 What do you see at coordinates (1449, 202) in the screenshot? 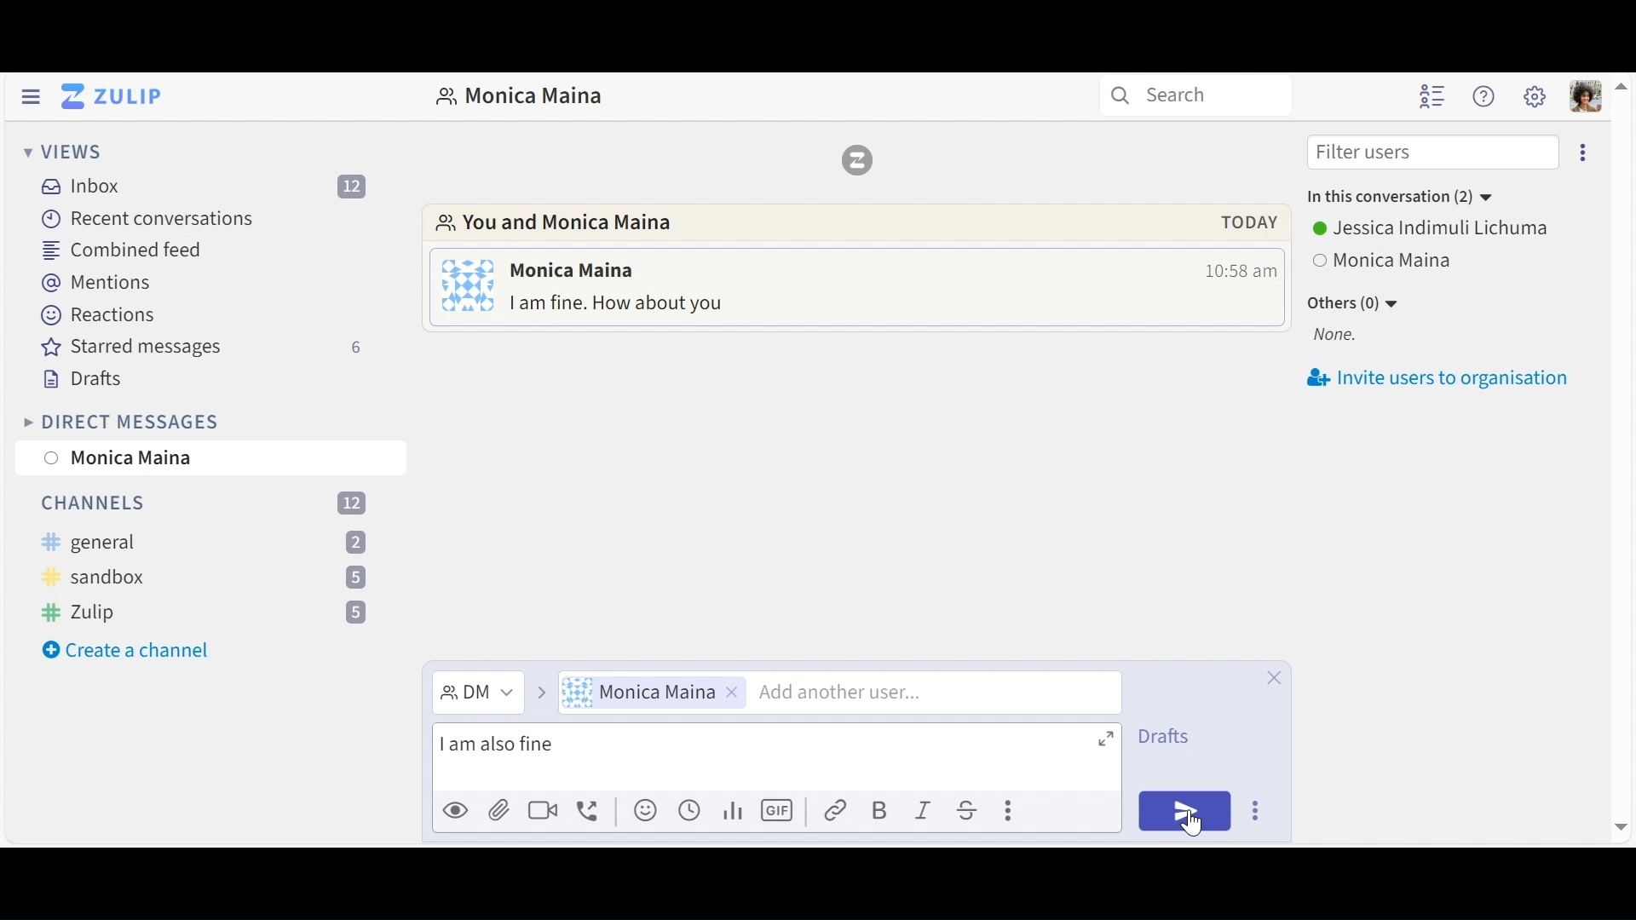
I see `User Options` at bounding box center [1449, 202].